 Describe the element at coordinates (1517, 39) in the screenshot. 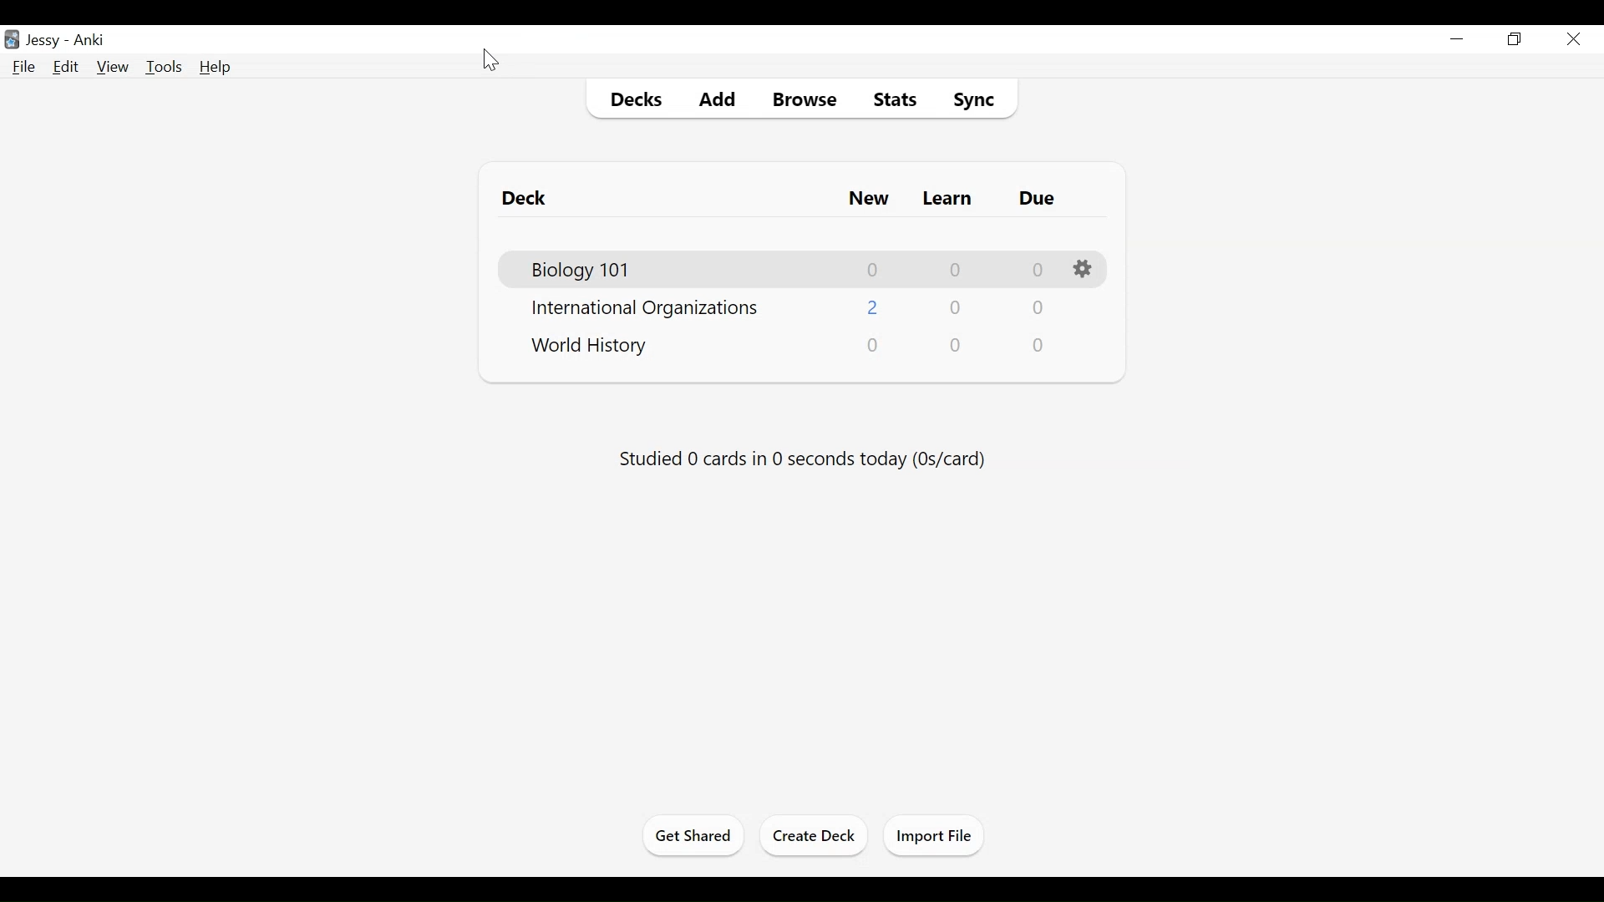

I see `Restore` at that location.